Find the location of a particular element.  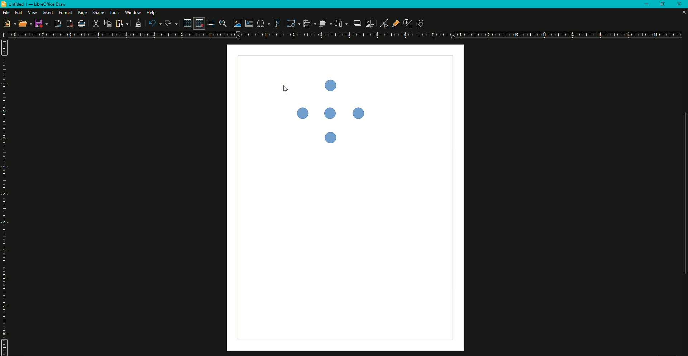

Toggle Extrusion is located at coordinates (408, 24).